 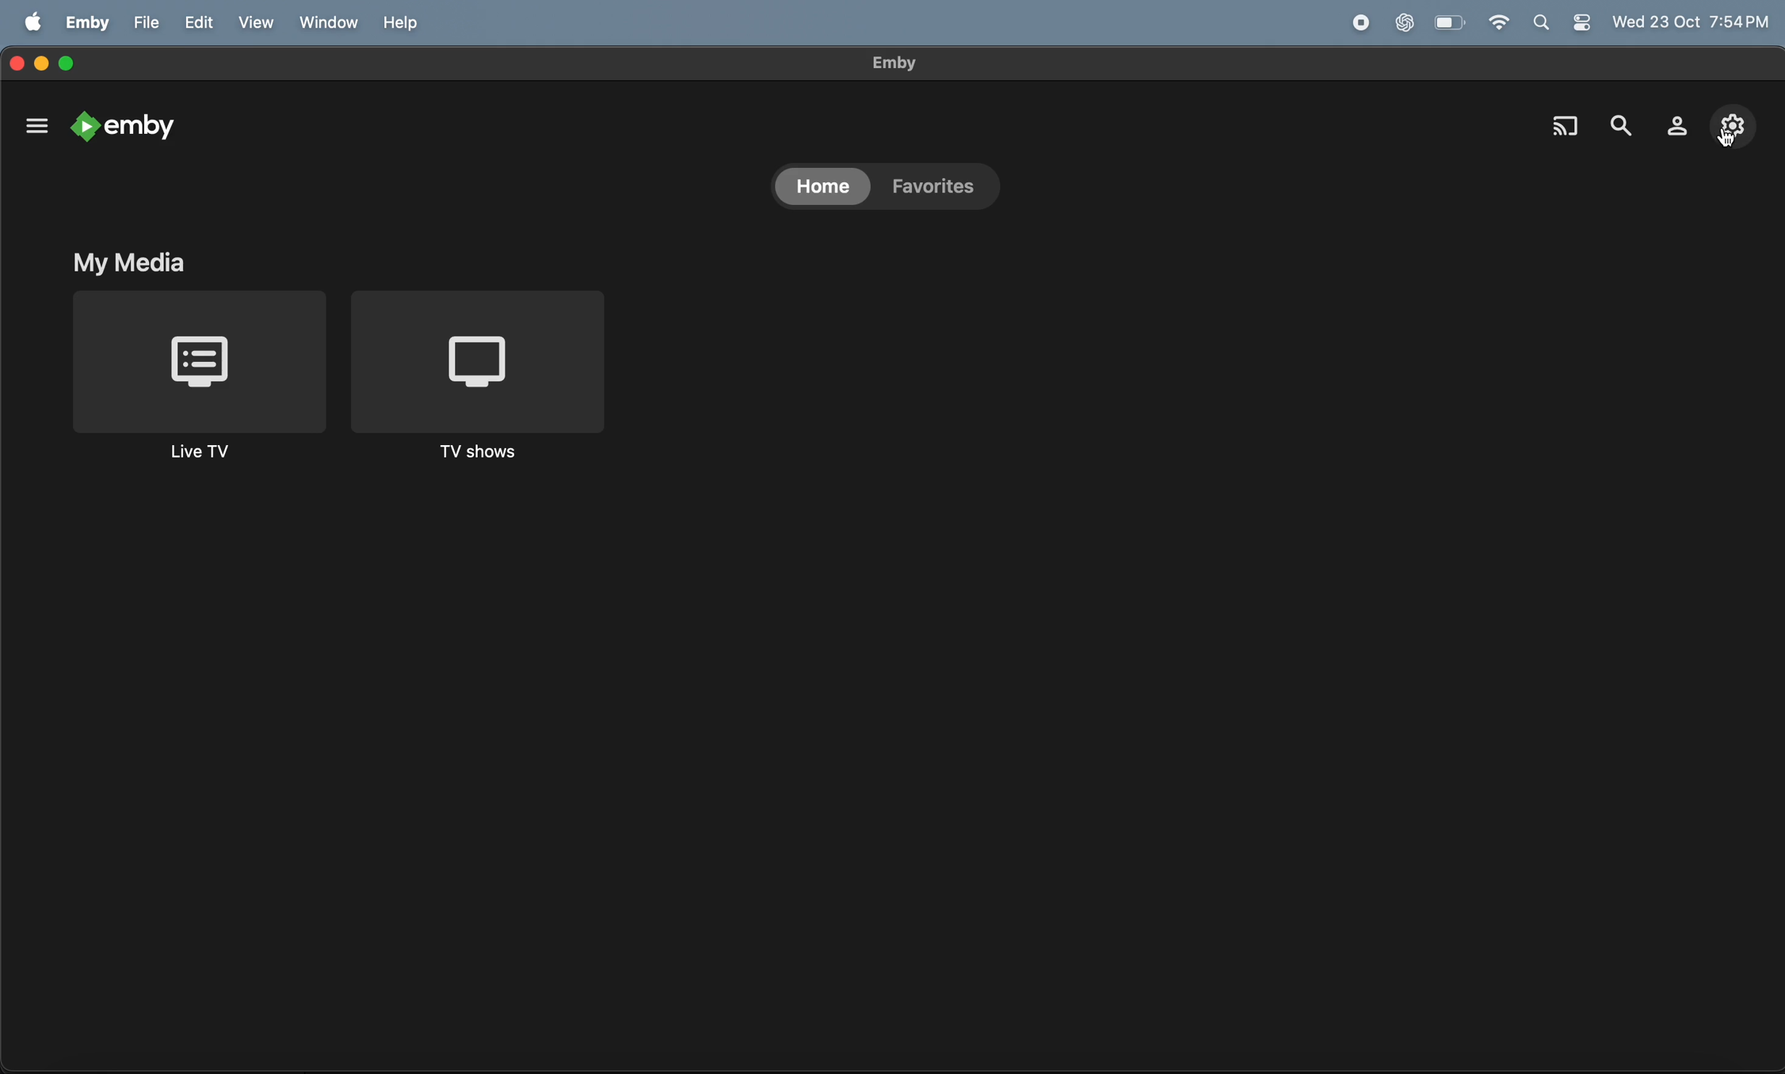 What do you see at coordinates (329, 23) in the screenshot?
I see `window` at bounding box center [329, 23].